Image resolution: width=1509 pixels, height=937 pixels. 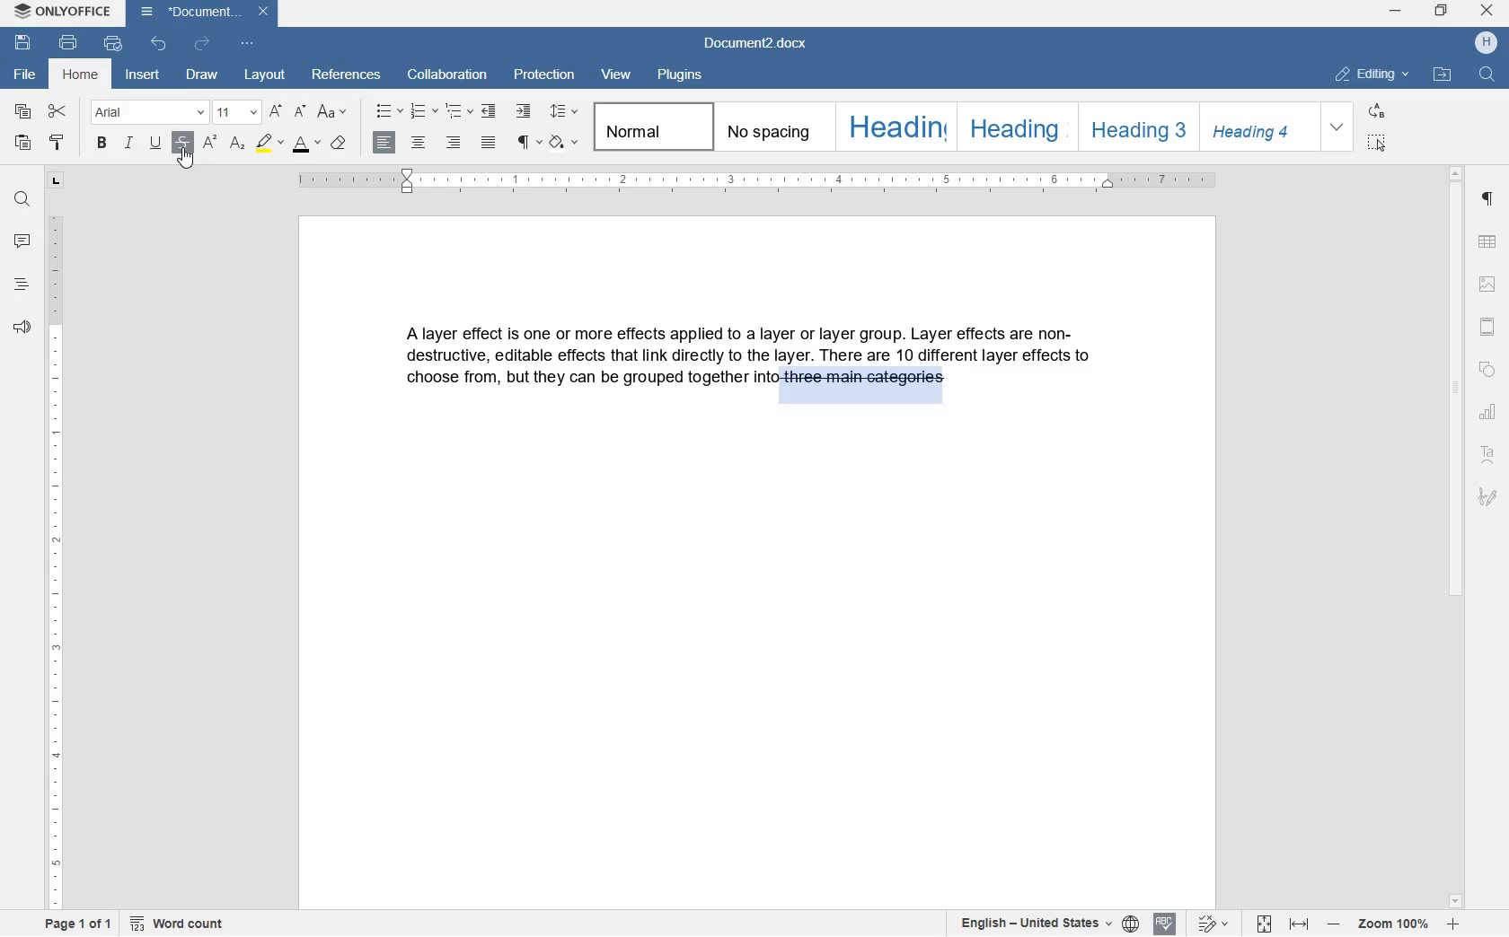 I want to click on signature, so click(x=1488, y=497).